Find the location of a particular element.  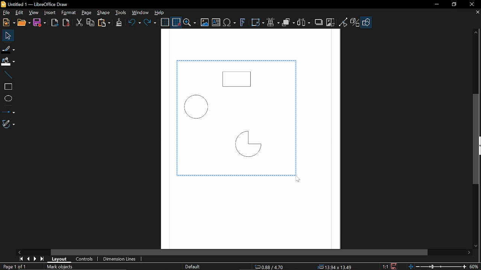

Insert text is located at coordinates (230, 23).